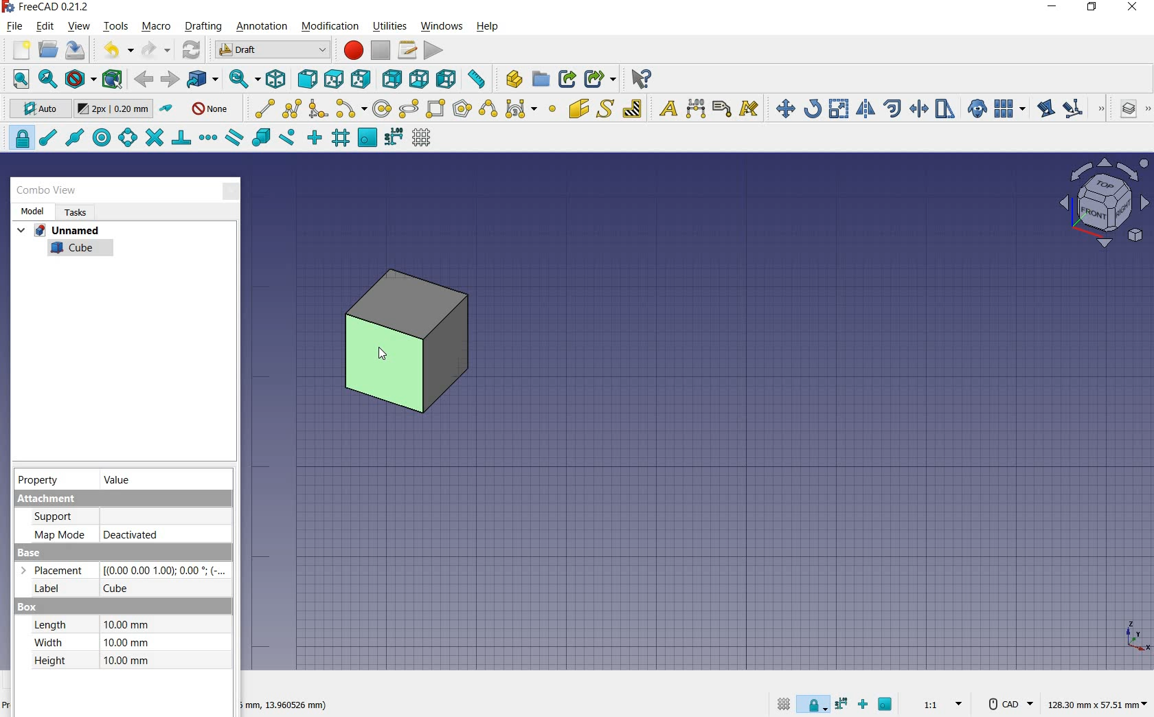 This screenshot has height=717, width=1154. I want to click on undo, so click(113, 49).